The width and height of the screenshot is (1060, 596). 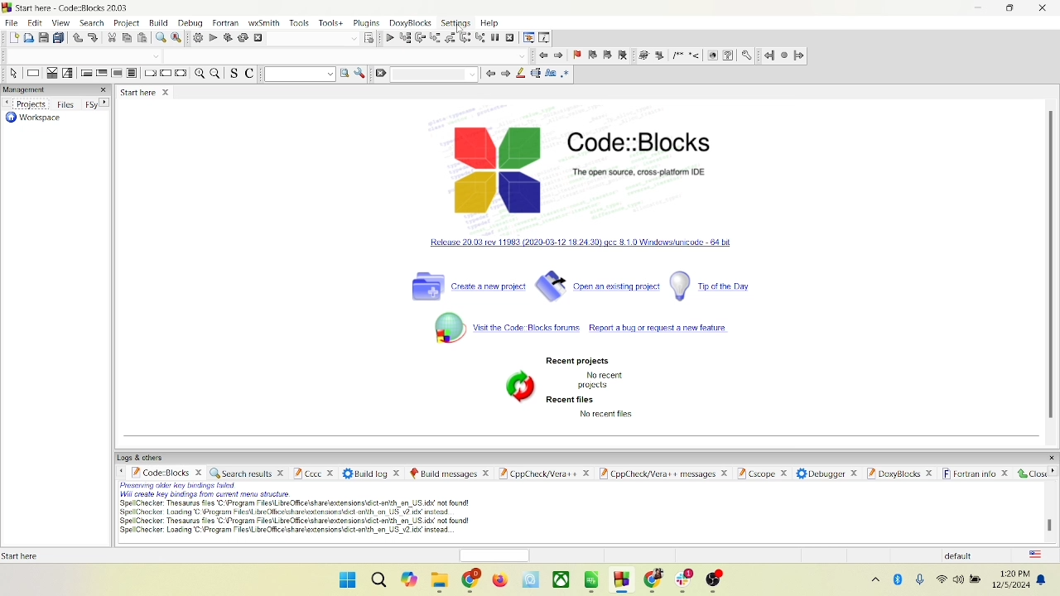 What do you see at coordinates (592, 55) in the screenshot?
I see `prev bookmark` at bounding box center [592, 55].